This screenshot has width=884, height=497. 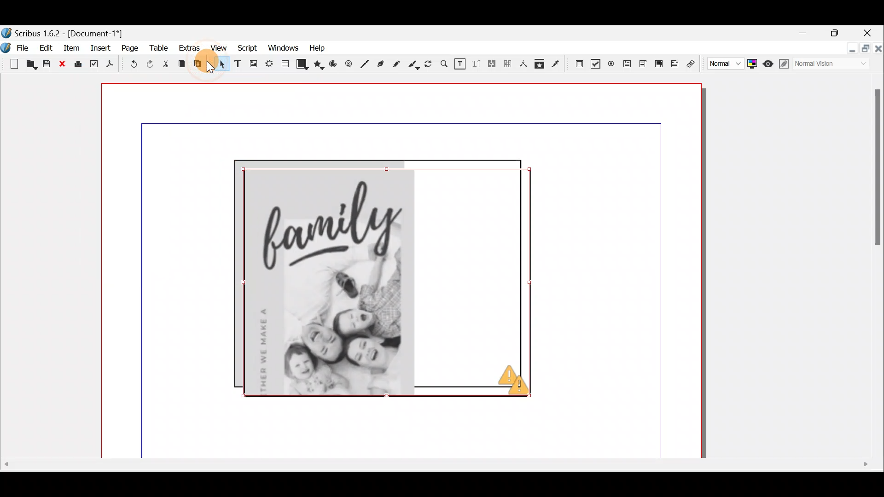 What do you see at coordinates (430, 64) in the screenshot?
I see `Rotate item` at bounding box center [430, 64].